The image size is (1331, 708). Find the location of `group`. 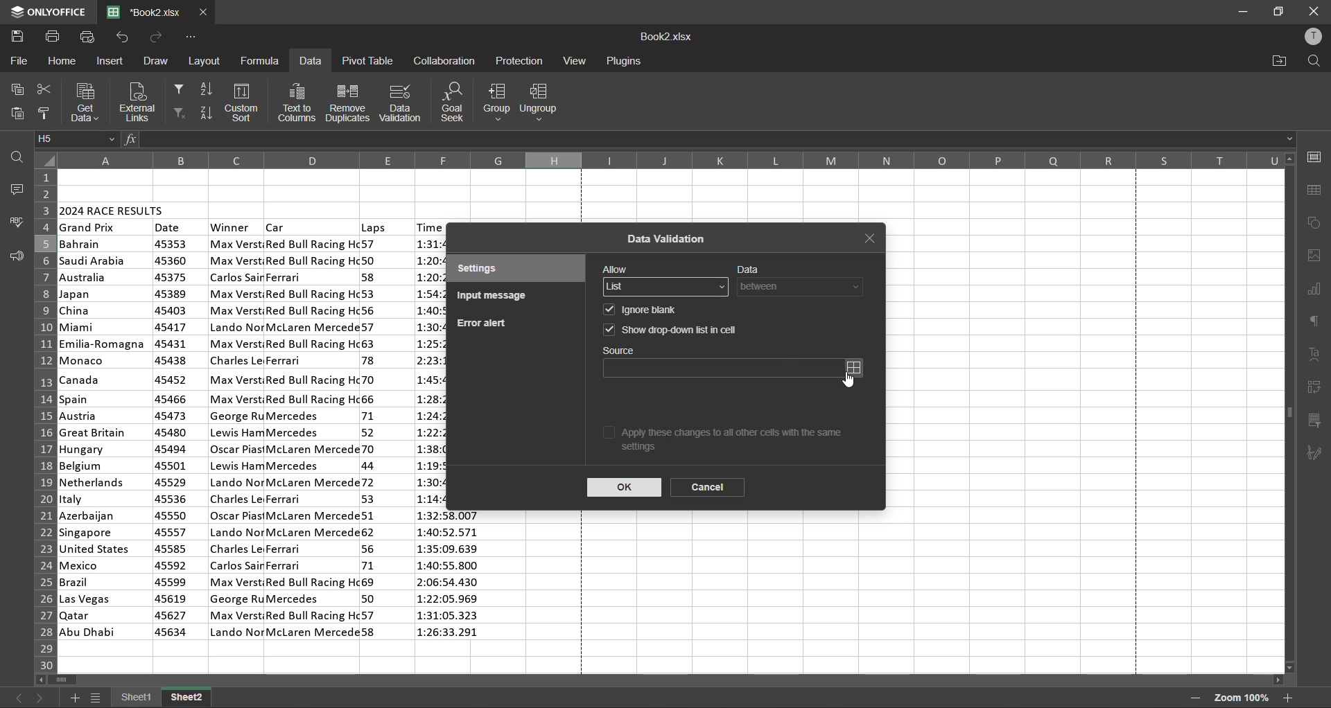

group is located at coordinates (496, 101).